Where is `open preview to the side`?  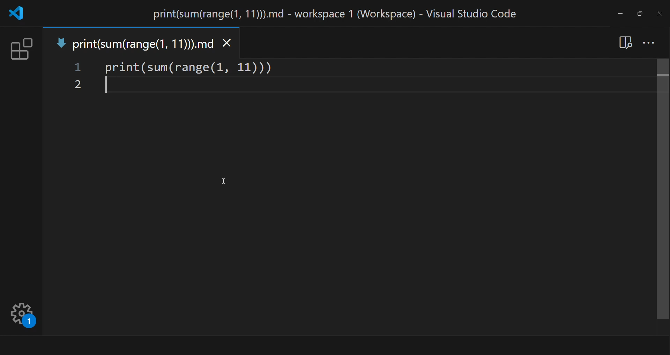
open preview to the side is located at coordinates (623, 43).